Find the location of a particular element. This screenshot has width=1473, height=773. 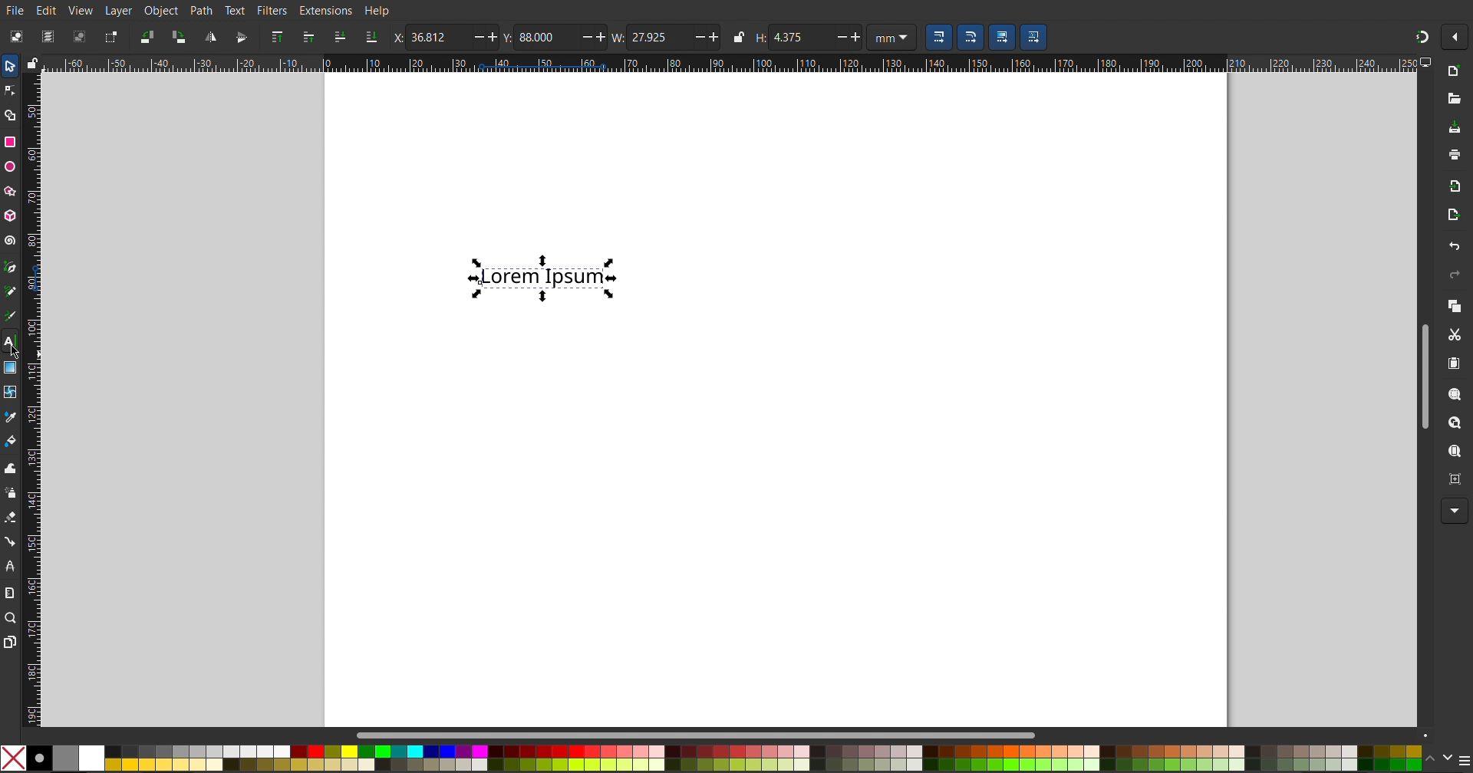

Y Coordinate is located at coordinates (555, 37).